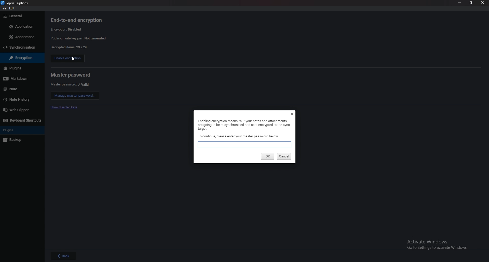  Describe the element at coordinates (3, 8) in the screenshot. I see `` at that location.